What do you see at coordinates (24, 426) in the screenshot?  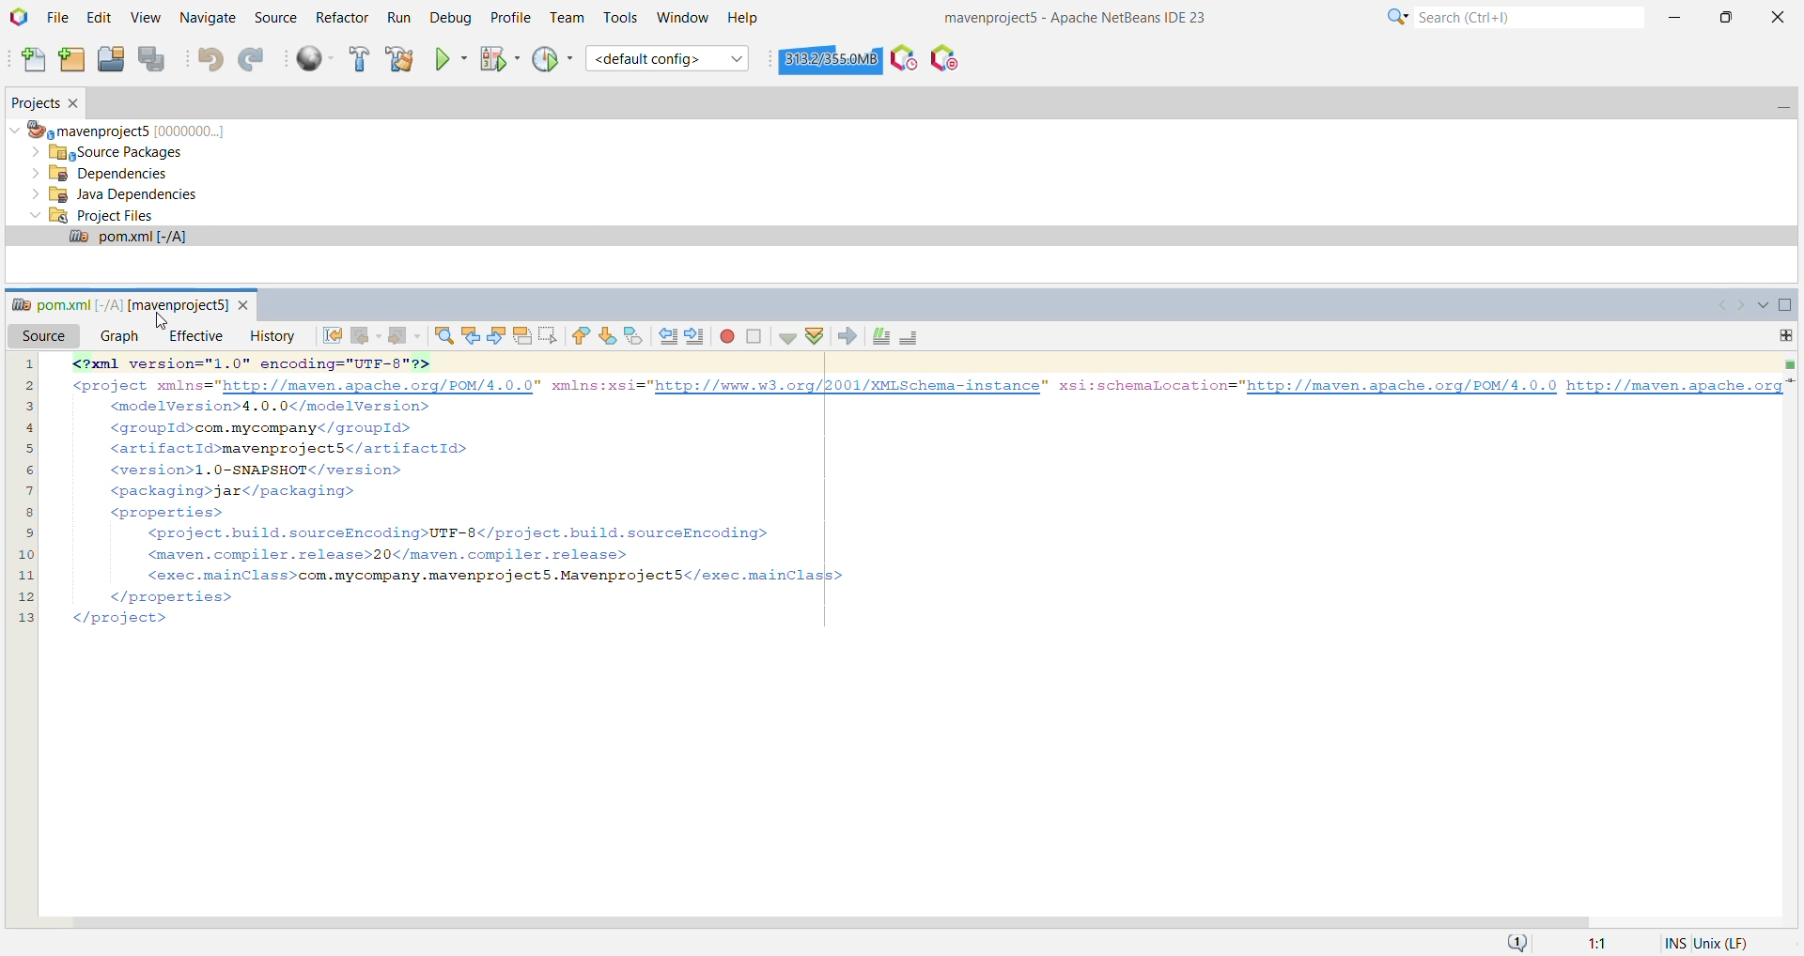 I see `4` at bounding box center [24, 426].